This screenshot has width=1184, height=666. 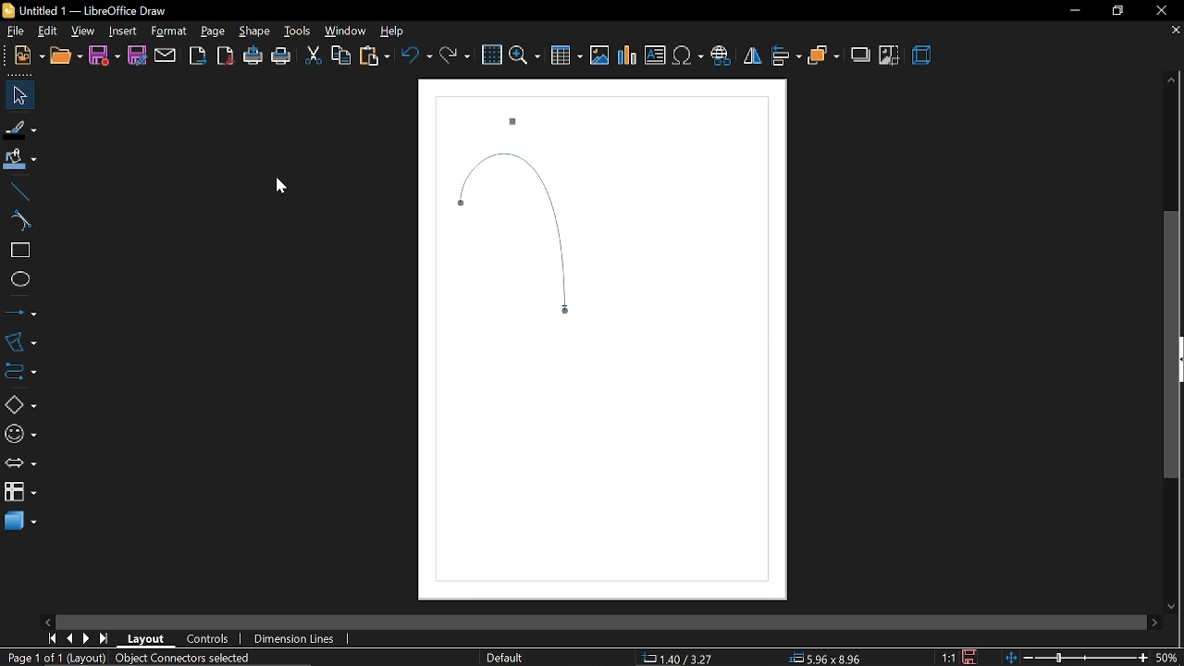 I want to click on current zoom, so click(x=1169, y=658).